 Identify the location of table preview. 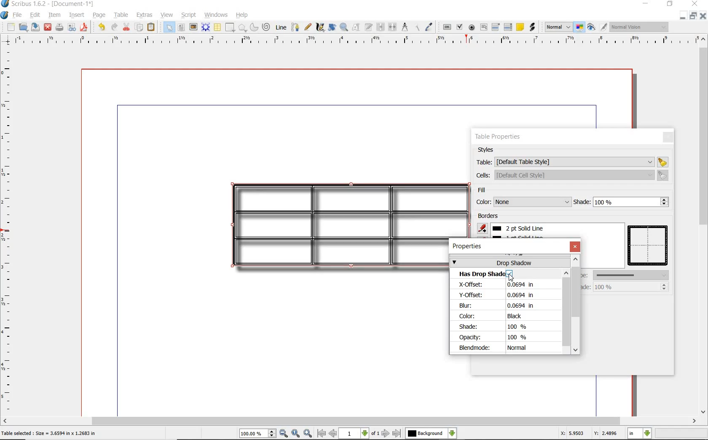
(649, 246).